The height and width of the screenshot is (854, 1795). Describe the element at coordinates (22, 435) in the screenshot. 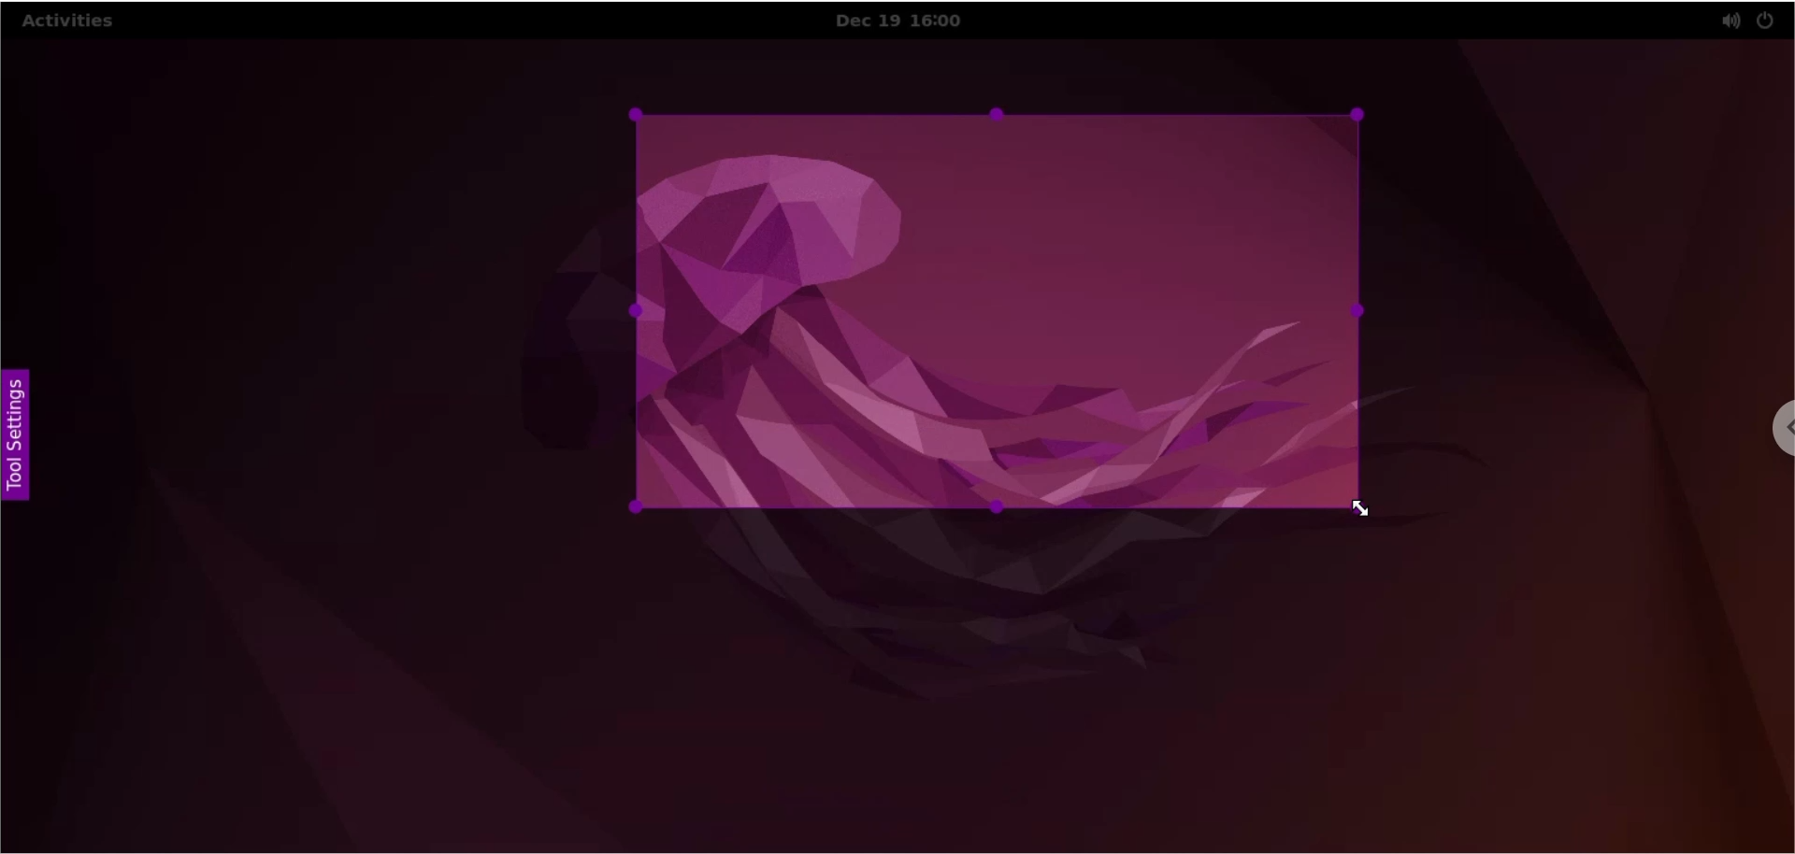

I see `tool settings` at that location.